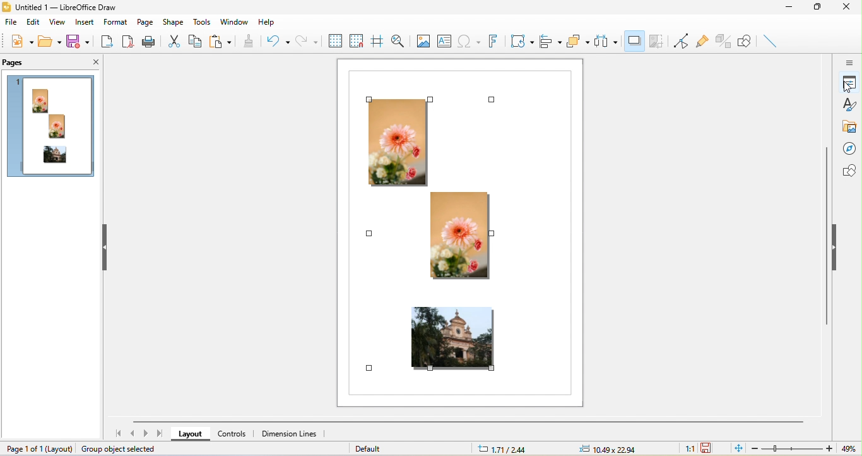 The height and width of the screenshot is (456, 862). Describe the element at coordinates (422, 40) in the screenshot. I see `image` at that location.